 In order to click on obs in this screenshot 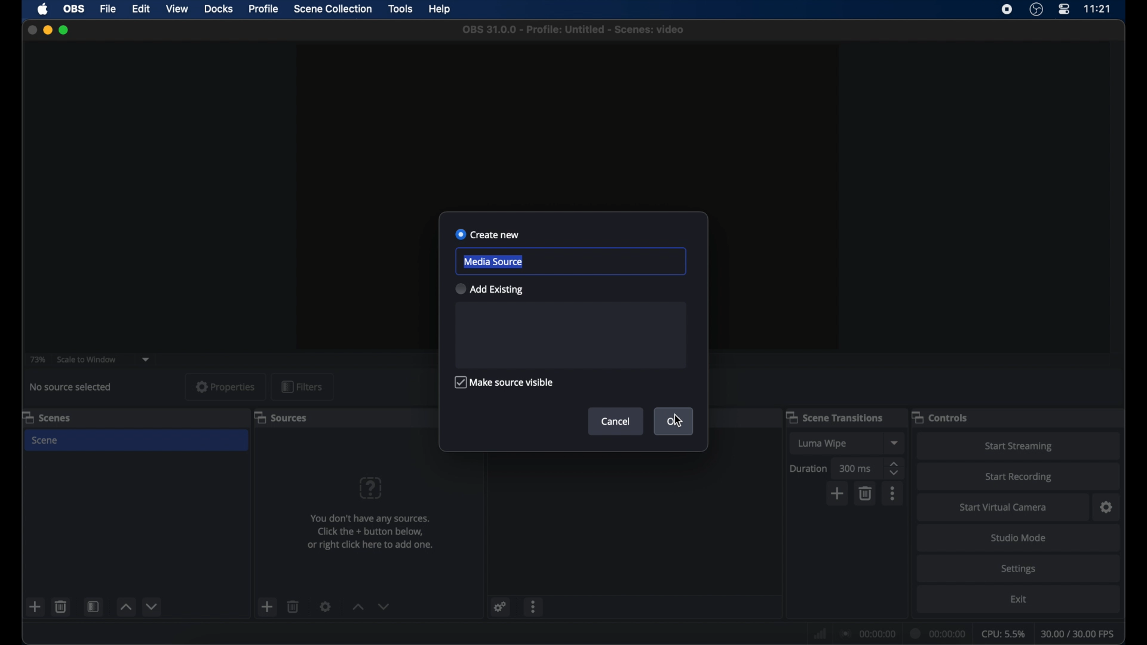, I will do `click(75, 8)`.